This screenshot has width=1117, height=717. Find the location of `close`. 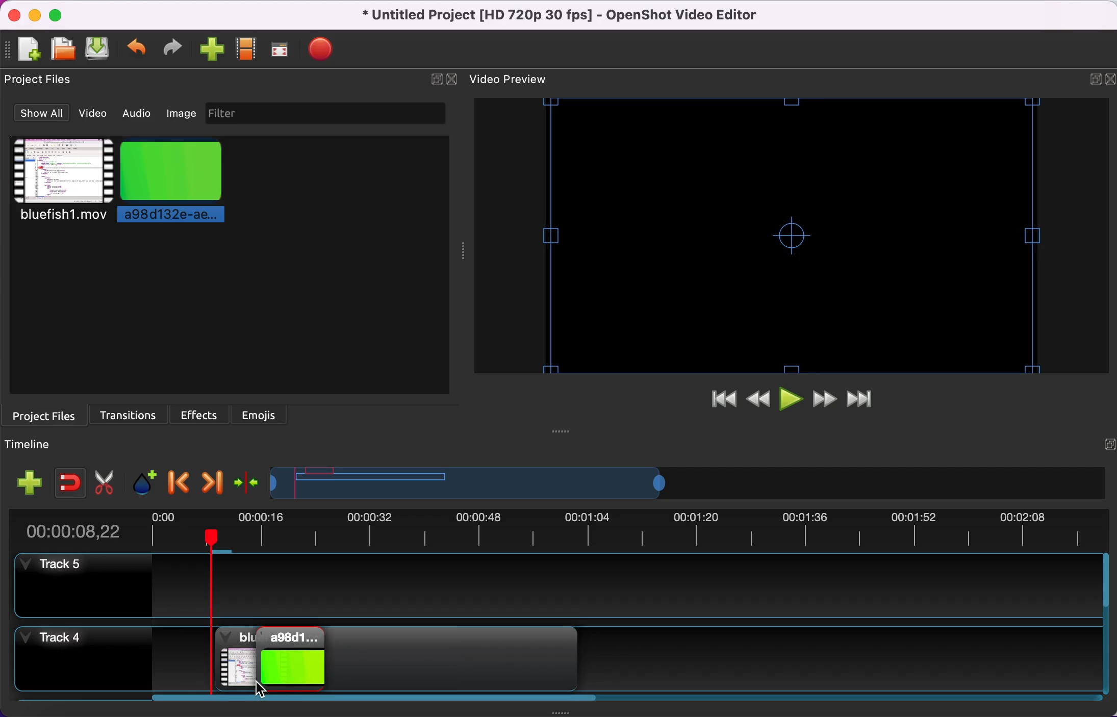

close is located at coordinates (454, 80).